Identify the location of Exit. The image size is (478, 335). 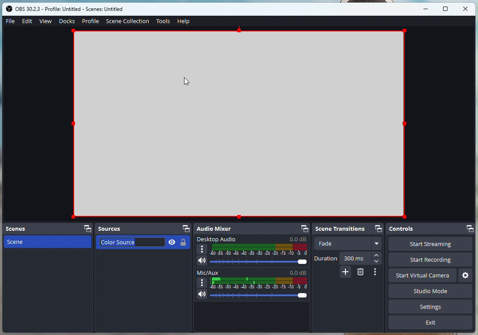
(430, 324).